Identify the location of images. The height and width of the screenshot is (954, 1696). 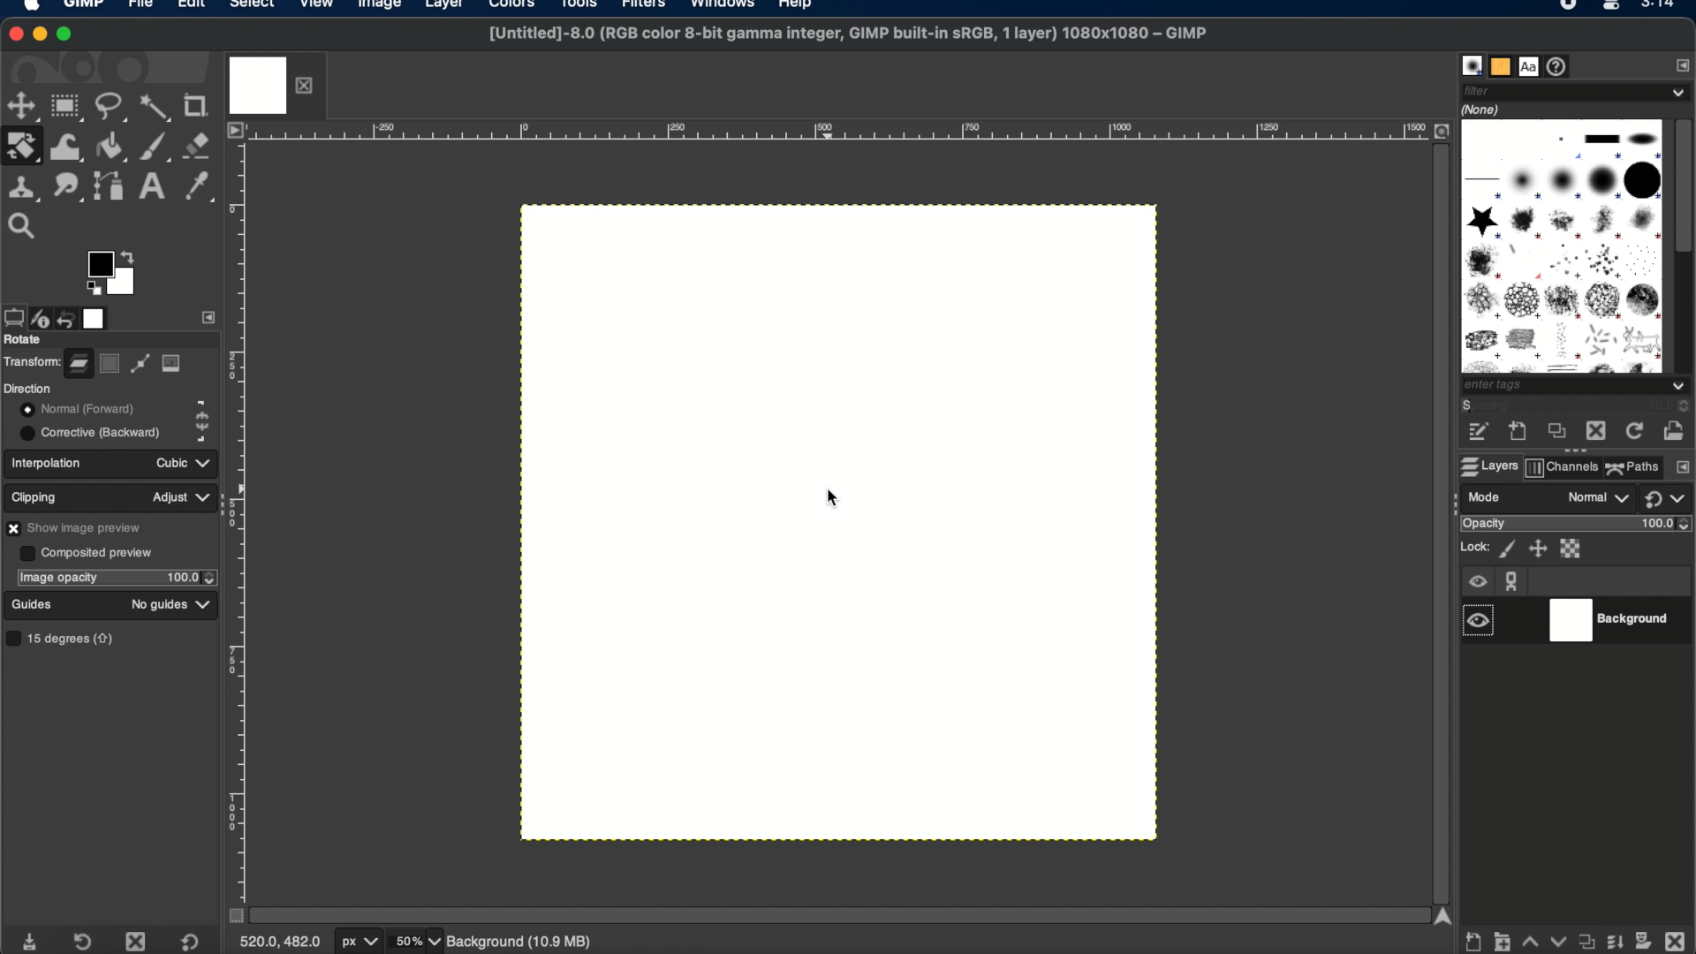
(97, 317).